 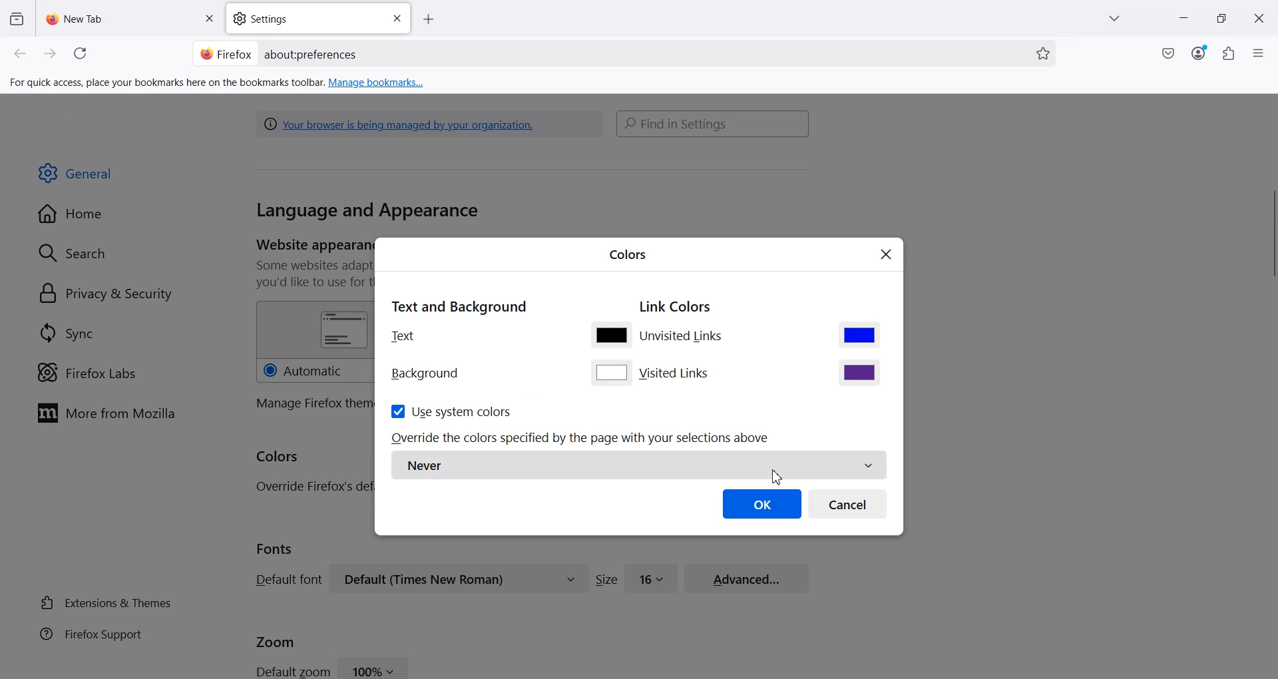 What do you see at coordinates (79, 252) in the screenshot?
I see `Q Search` at bounding box center [79, 252].